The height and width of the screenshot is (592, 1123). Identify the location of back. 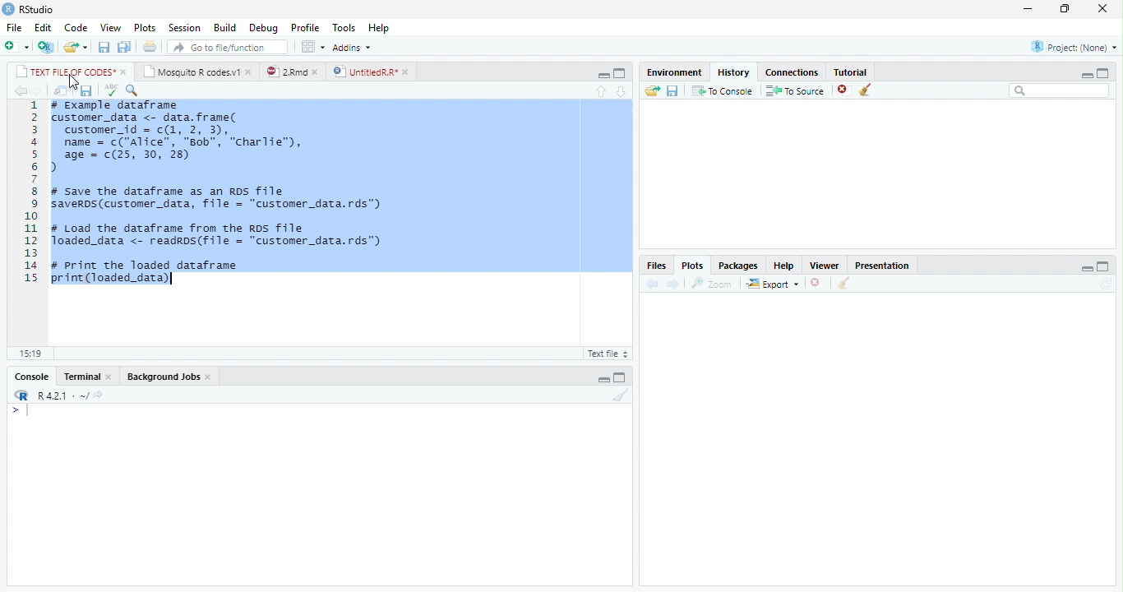
(21, 91).